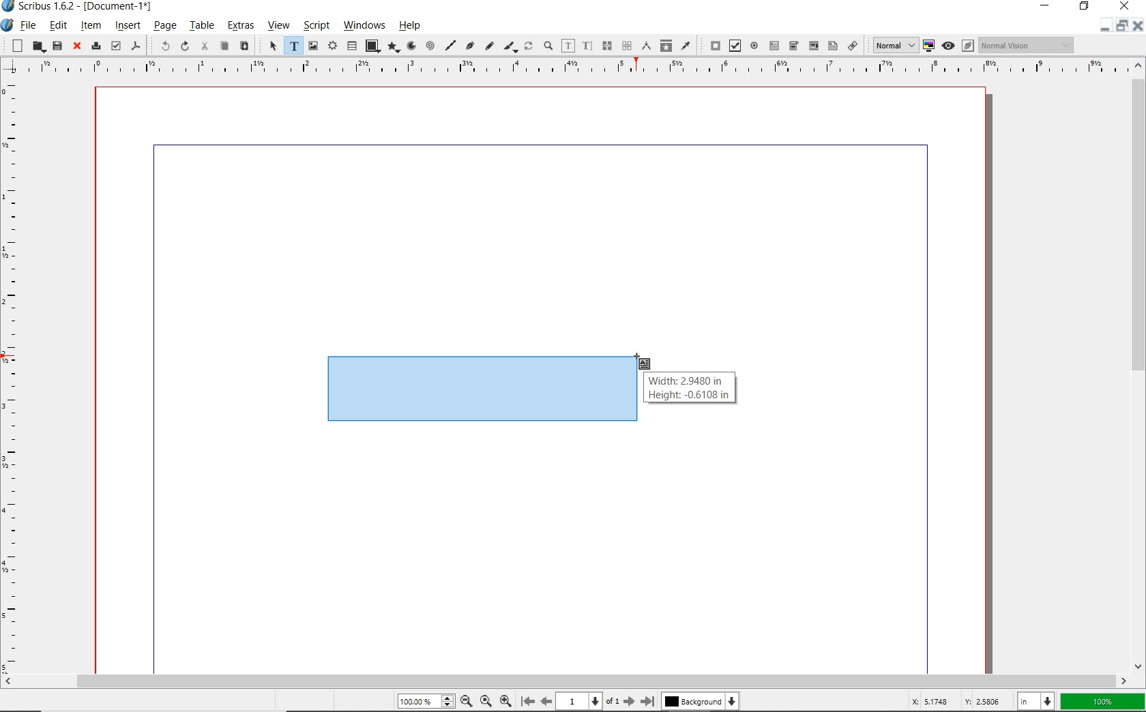  What do you see at coordinates (480, 389) in the screenshot?
I see `TEXT FRAME` at bounding box center [480, 389].